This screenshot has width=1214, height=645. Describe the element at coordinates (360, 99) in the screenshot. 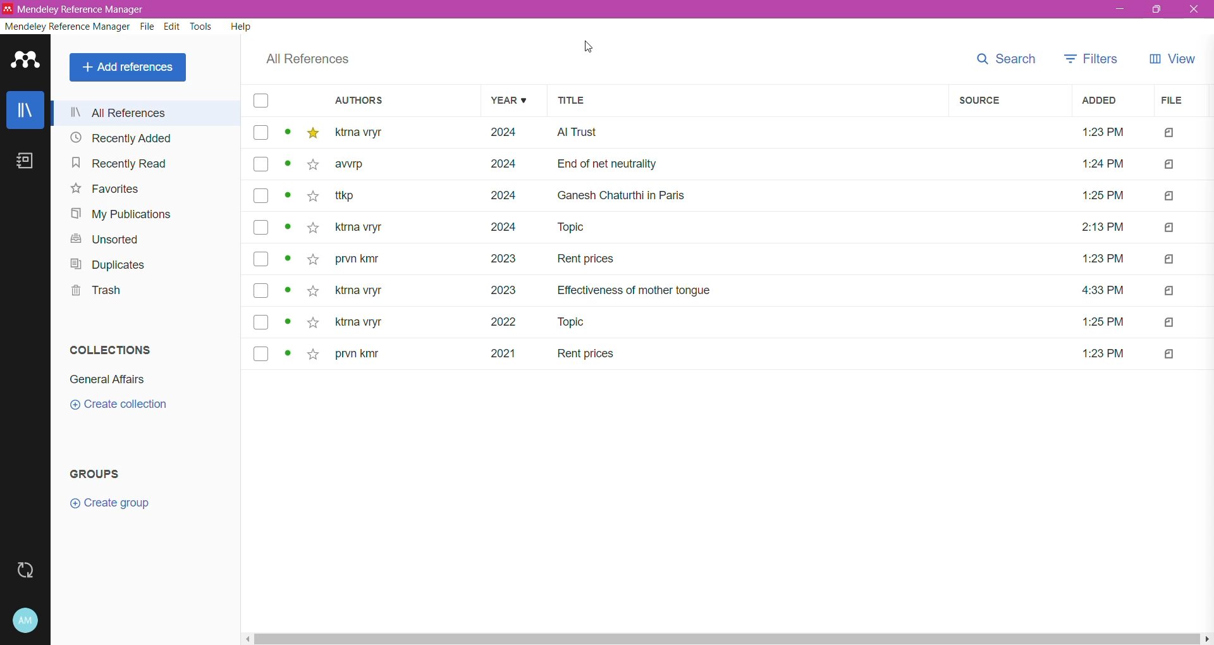

I see `authors` at that location.